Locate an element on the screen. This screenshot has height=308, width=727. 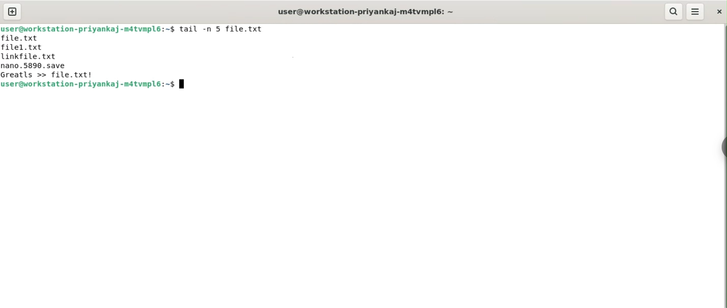
search is located at coordinates (674, 11).